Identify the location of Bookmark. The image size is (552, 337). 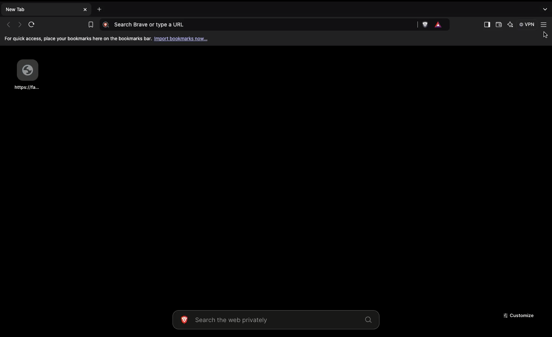
(89, 24).